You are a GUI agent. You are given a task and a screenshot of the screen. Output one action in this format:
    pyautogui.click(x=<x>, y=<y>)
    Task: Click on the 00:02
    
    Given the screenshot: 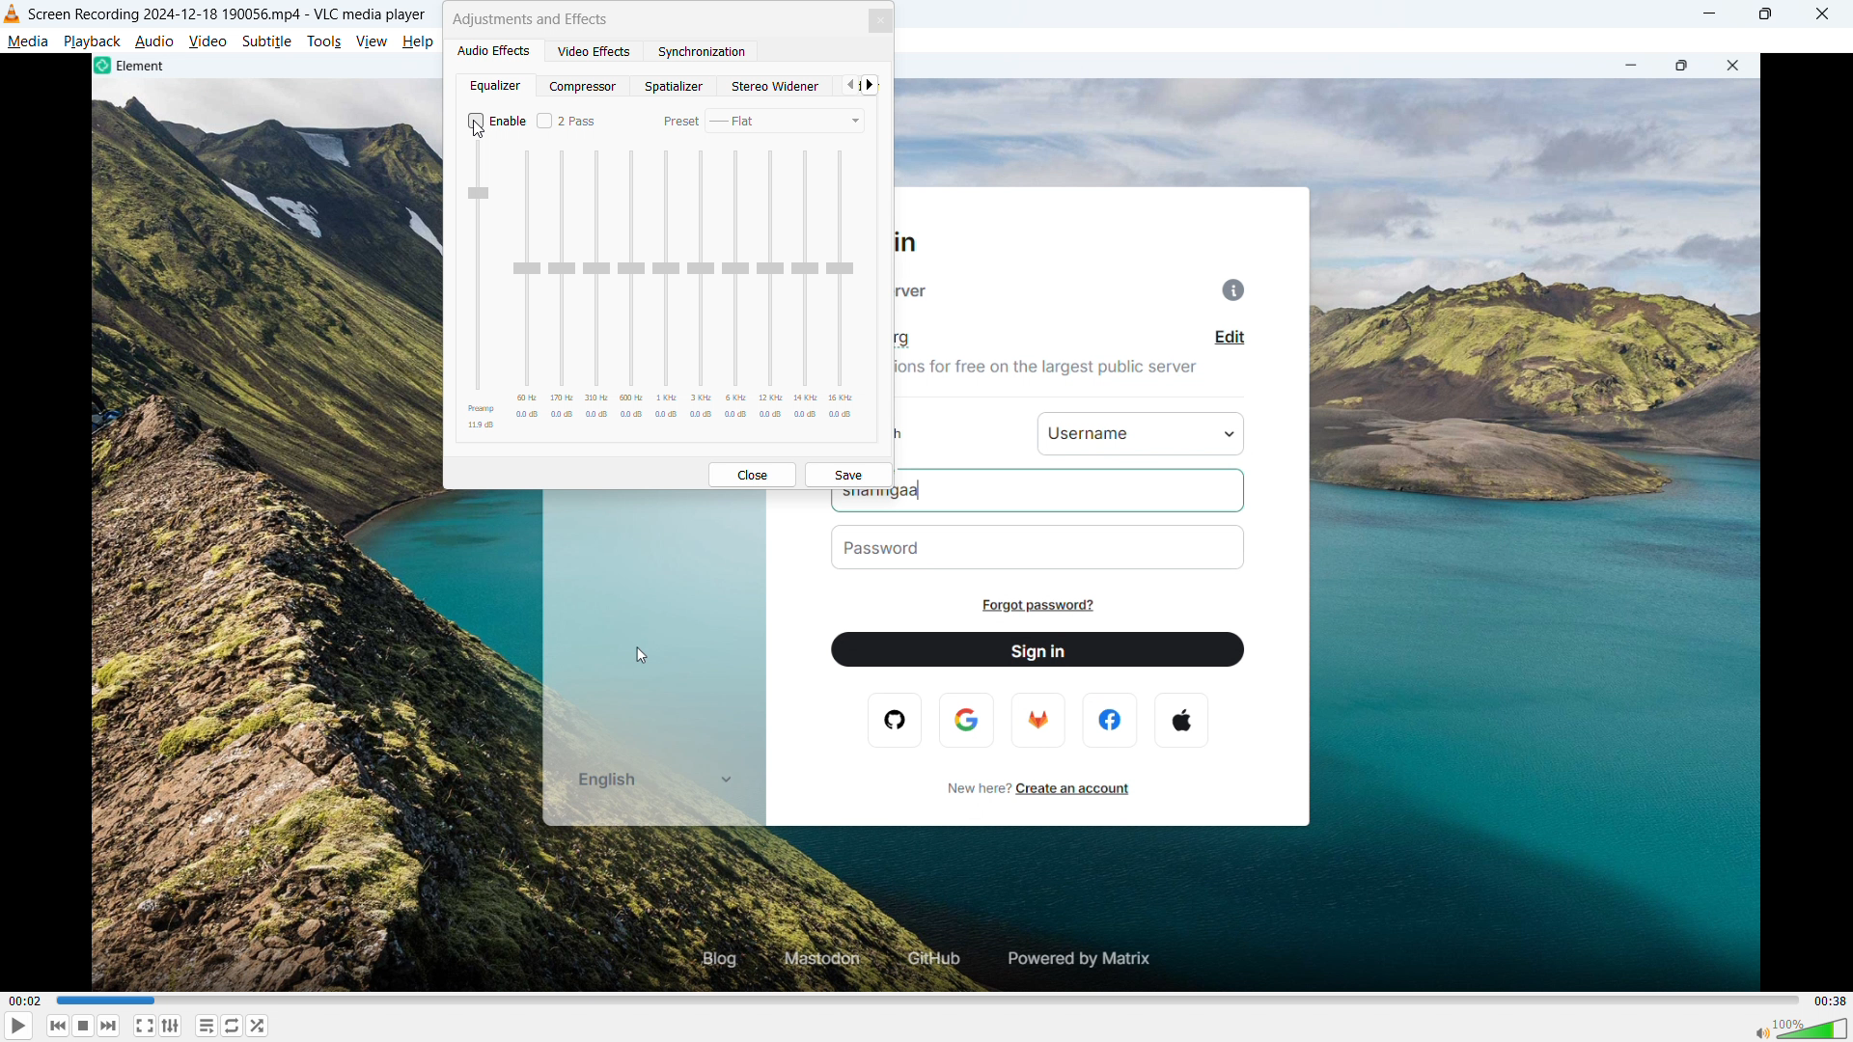 What is the action you would take?
    pyautogui.click(x=58, y=1001)
    